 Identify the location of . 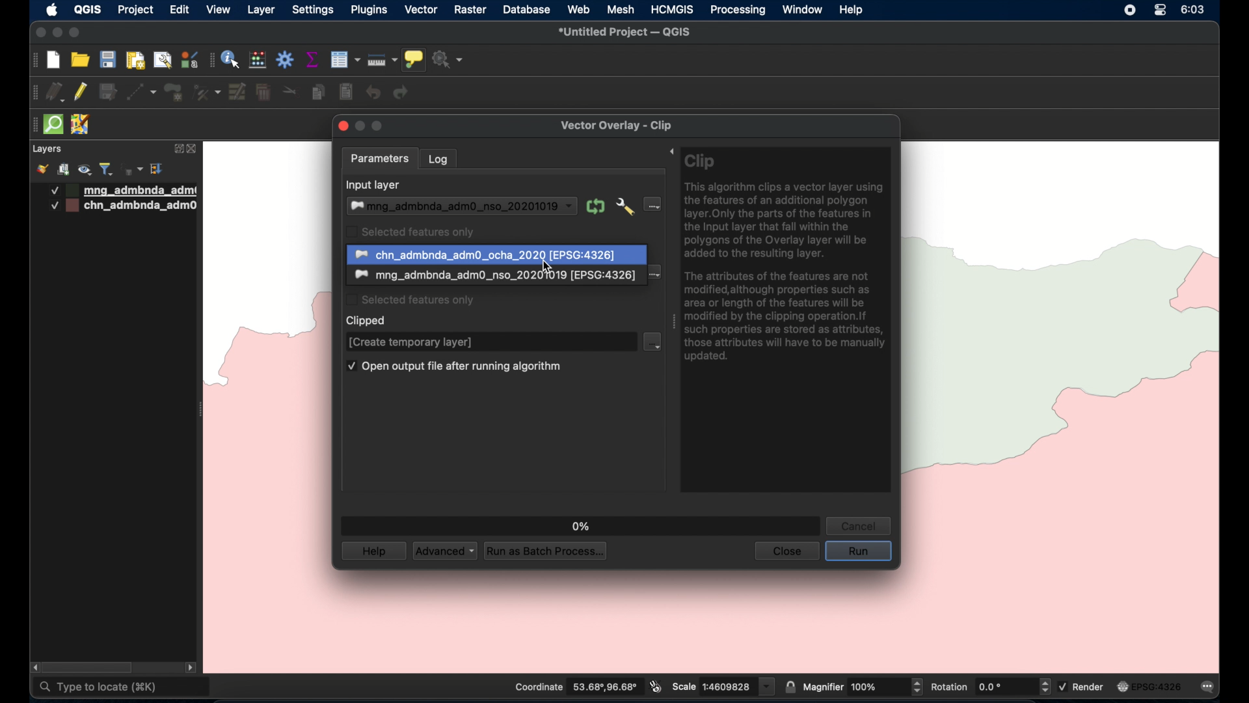
(230, 61).